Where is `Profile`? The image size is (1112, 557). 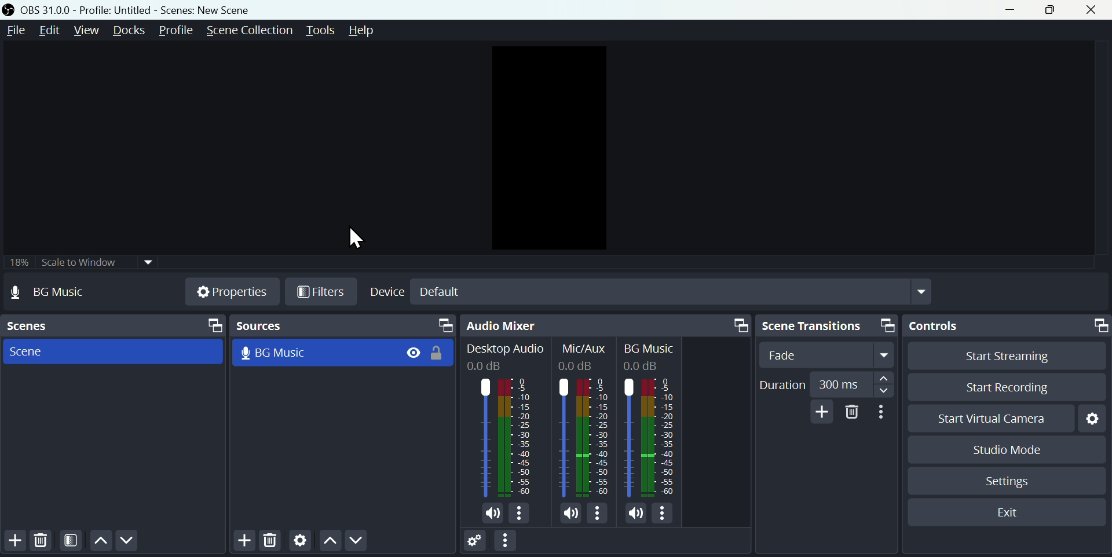 Profile is located at coordinates (175, 29).